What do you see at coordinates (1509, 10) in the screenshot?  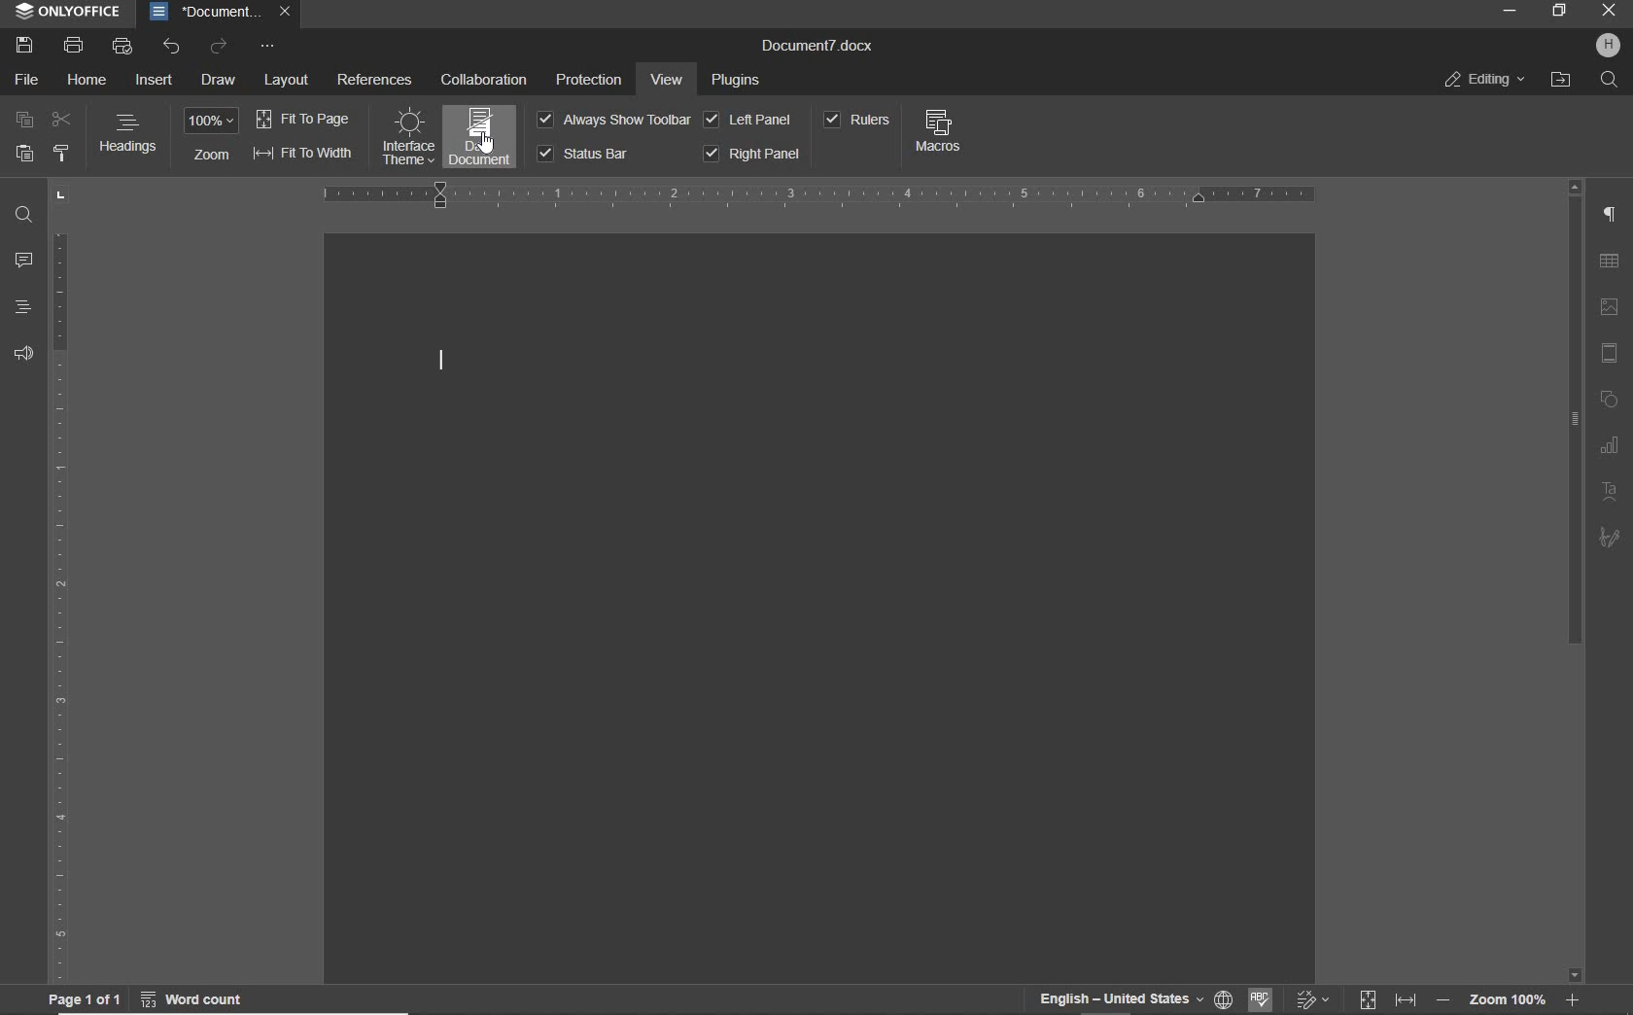 I see `MINIMIZE` at bounding box center [1509, 10].